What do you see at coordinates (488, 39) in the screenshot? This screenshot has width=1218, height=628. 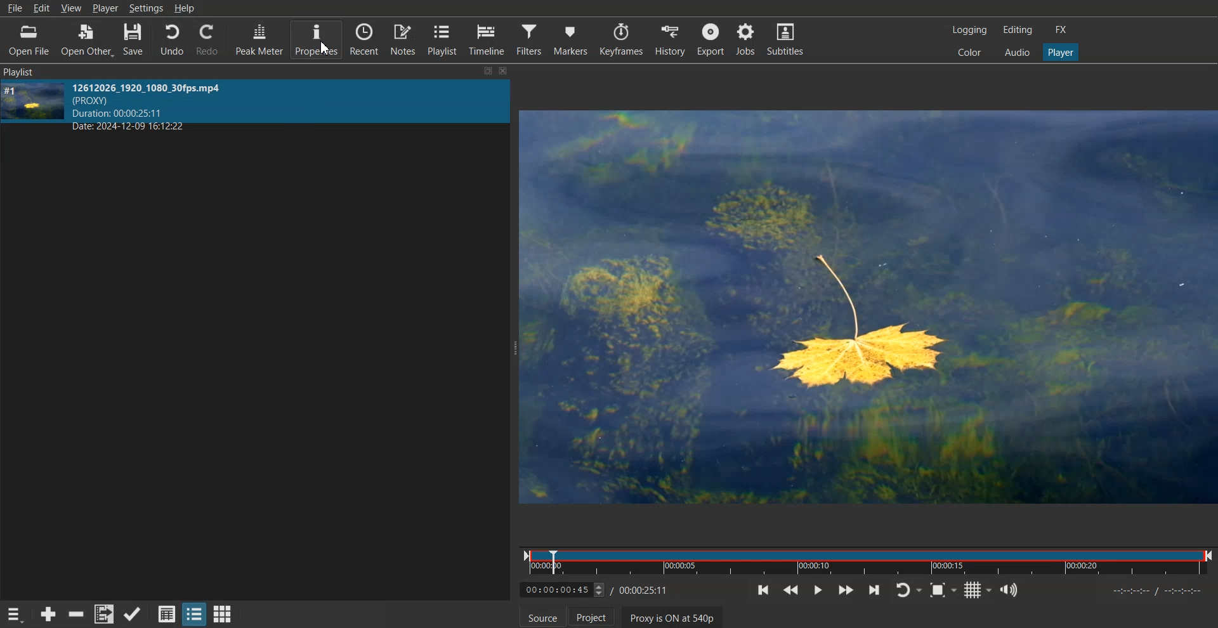 I see `Timeline` at bounding box center [488, 39].